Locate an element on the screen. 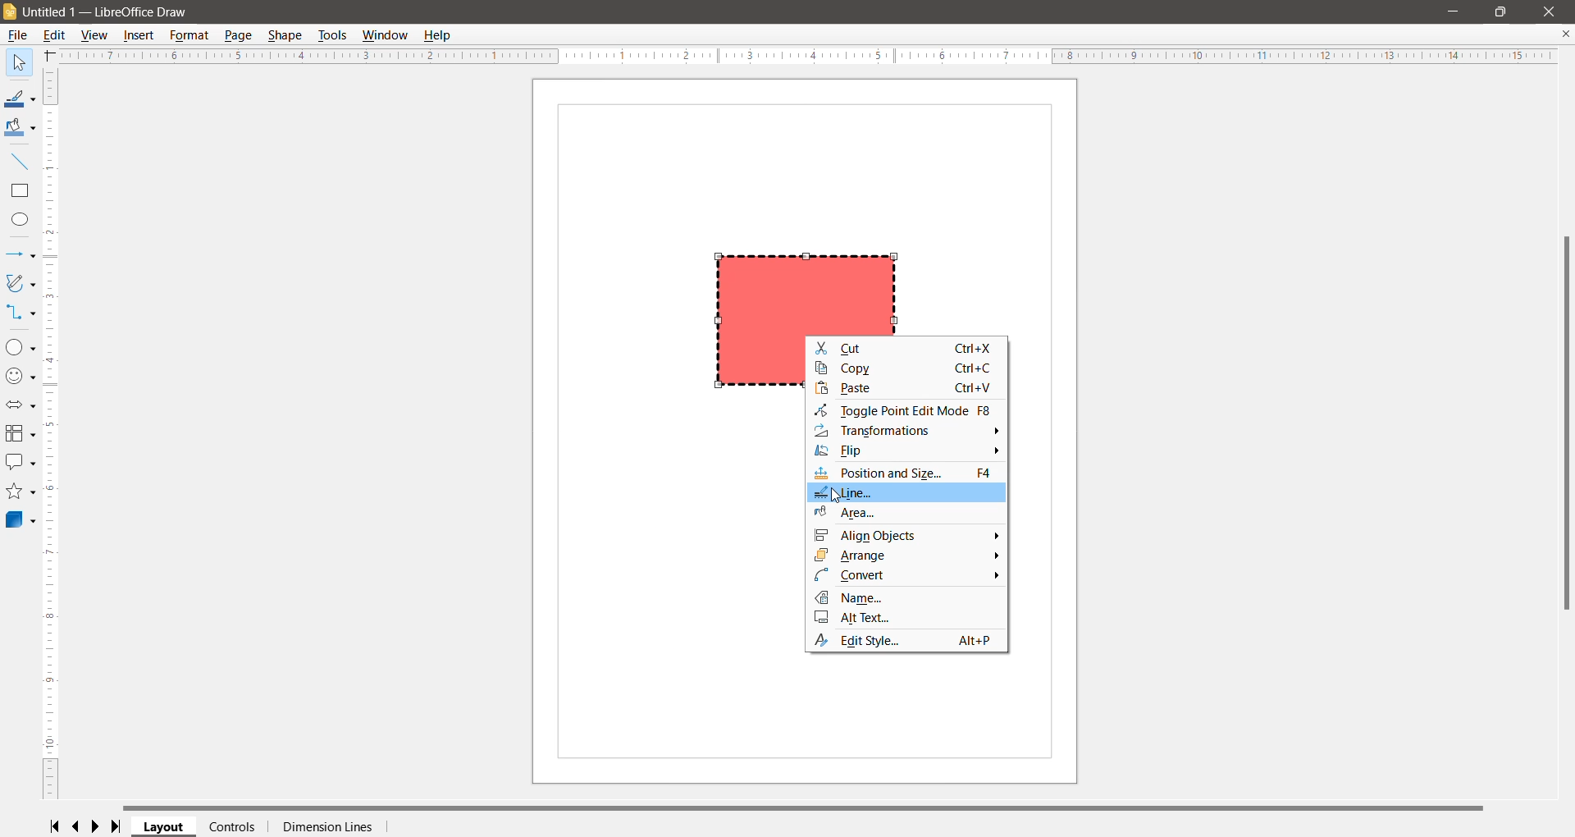  Application Logo is located at coordinates (10, 13).